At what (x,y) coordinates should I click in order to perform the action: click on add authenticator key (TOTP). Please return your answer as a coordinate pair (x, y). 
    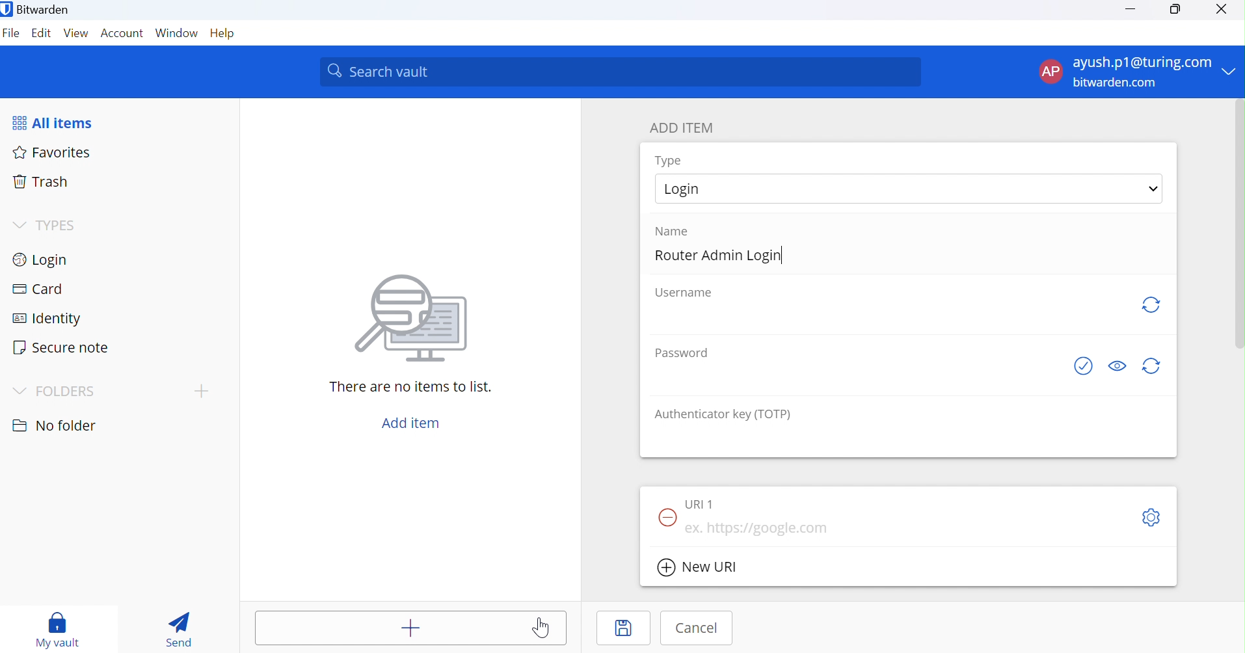
    Looking at the image, I should click on (909, 440).